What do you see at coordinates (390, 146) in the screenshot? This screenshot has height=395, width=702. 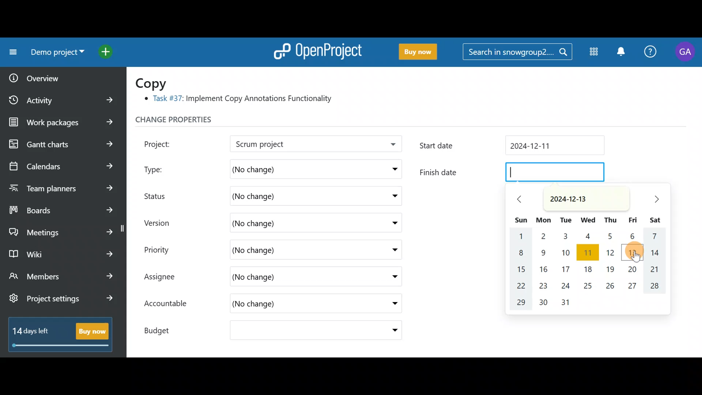 I see `Project drop down` at bounding box center [390, 146].